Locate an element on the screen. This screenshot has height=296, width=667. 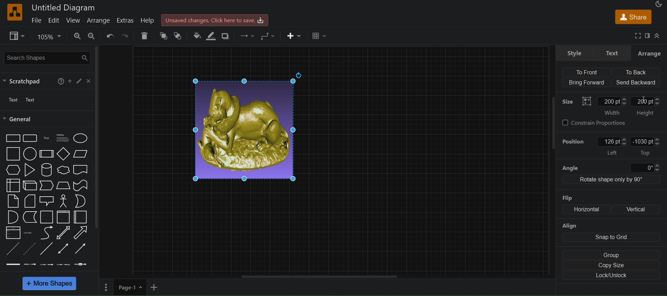
text is located at coordinates (611, 53).